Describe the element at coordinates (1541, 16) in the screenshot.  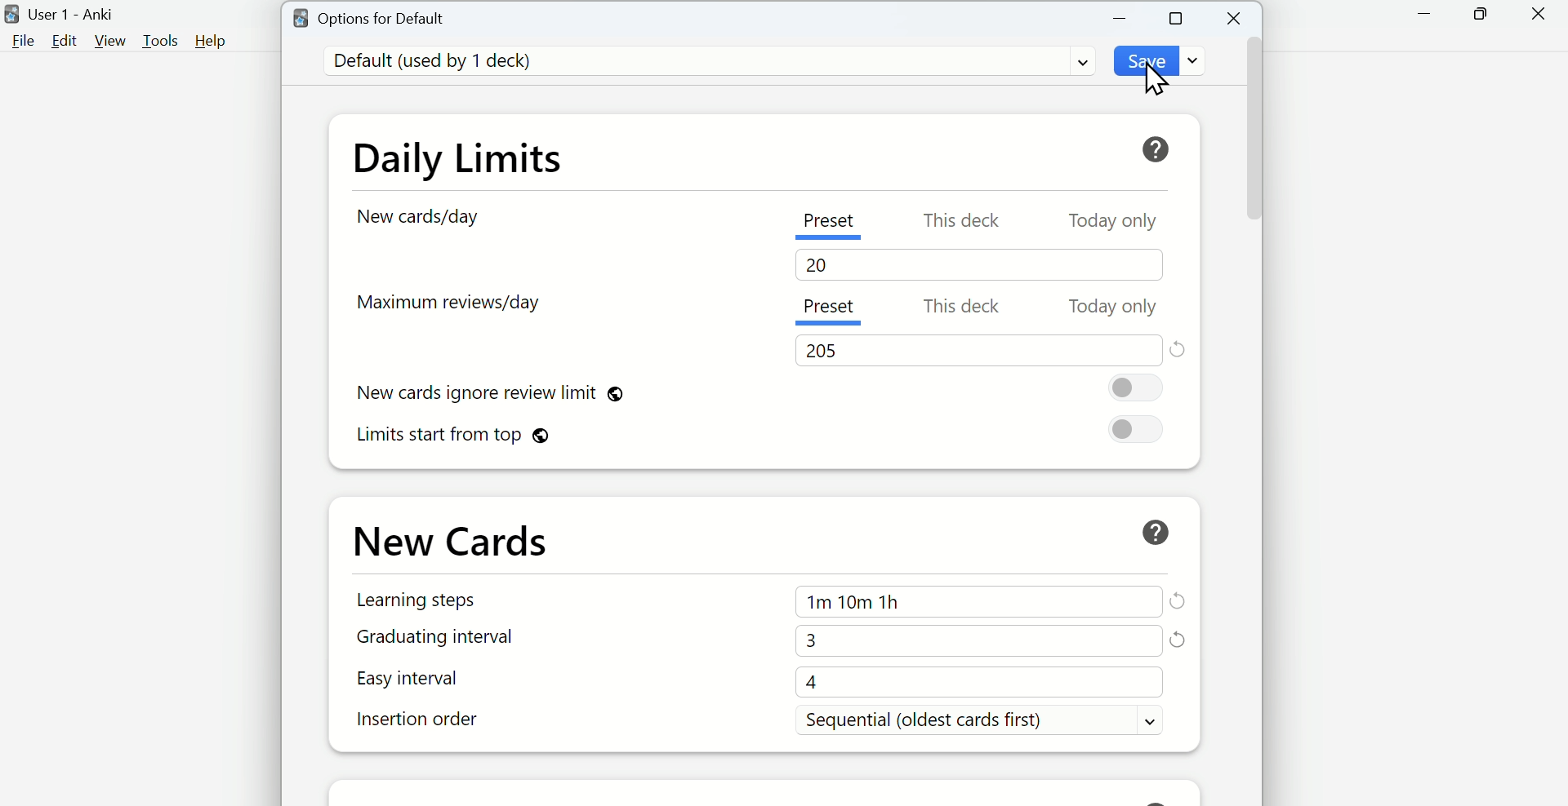
I see `Close` at that location.